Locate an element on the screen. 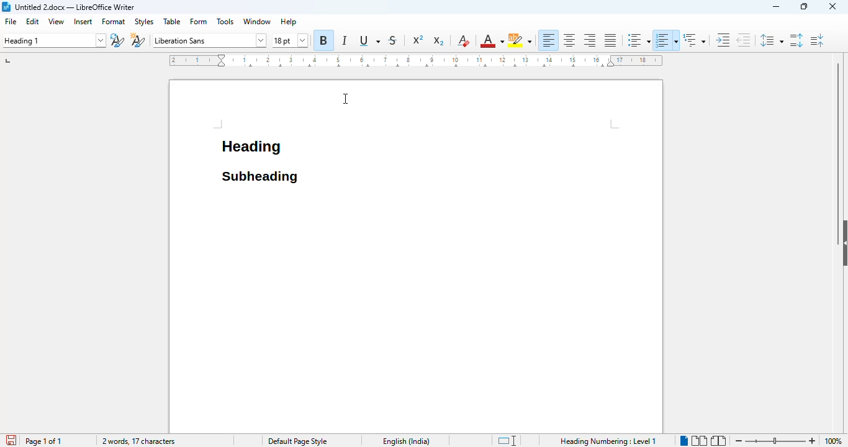 The image size is (848, 447). logo is located at coordinates (6, 7).